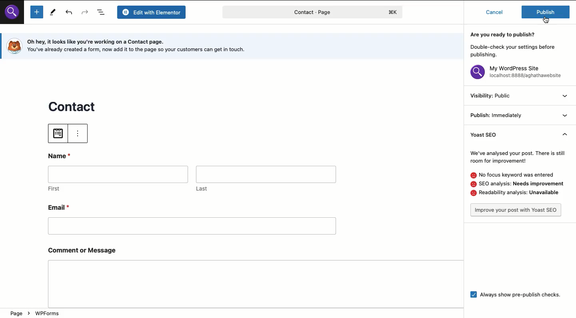 This screenshot has height=318, width=576. I want to click on Always show pre-publish checks, so click(521, 294).